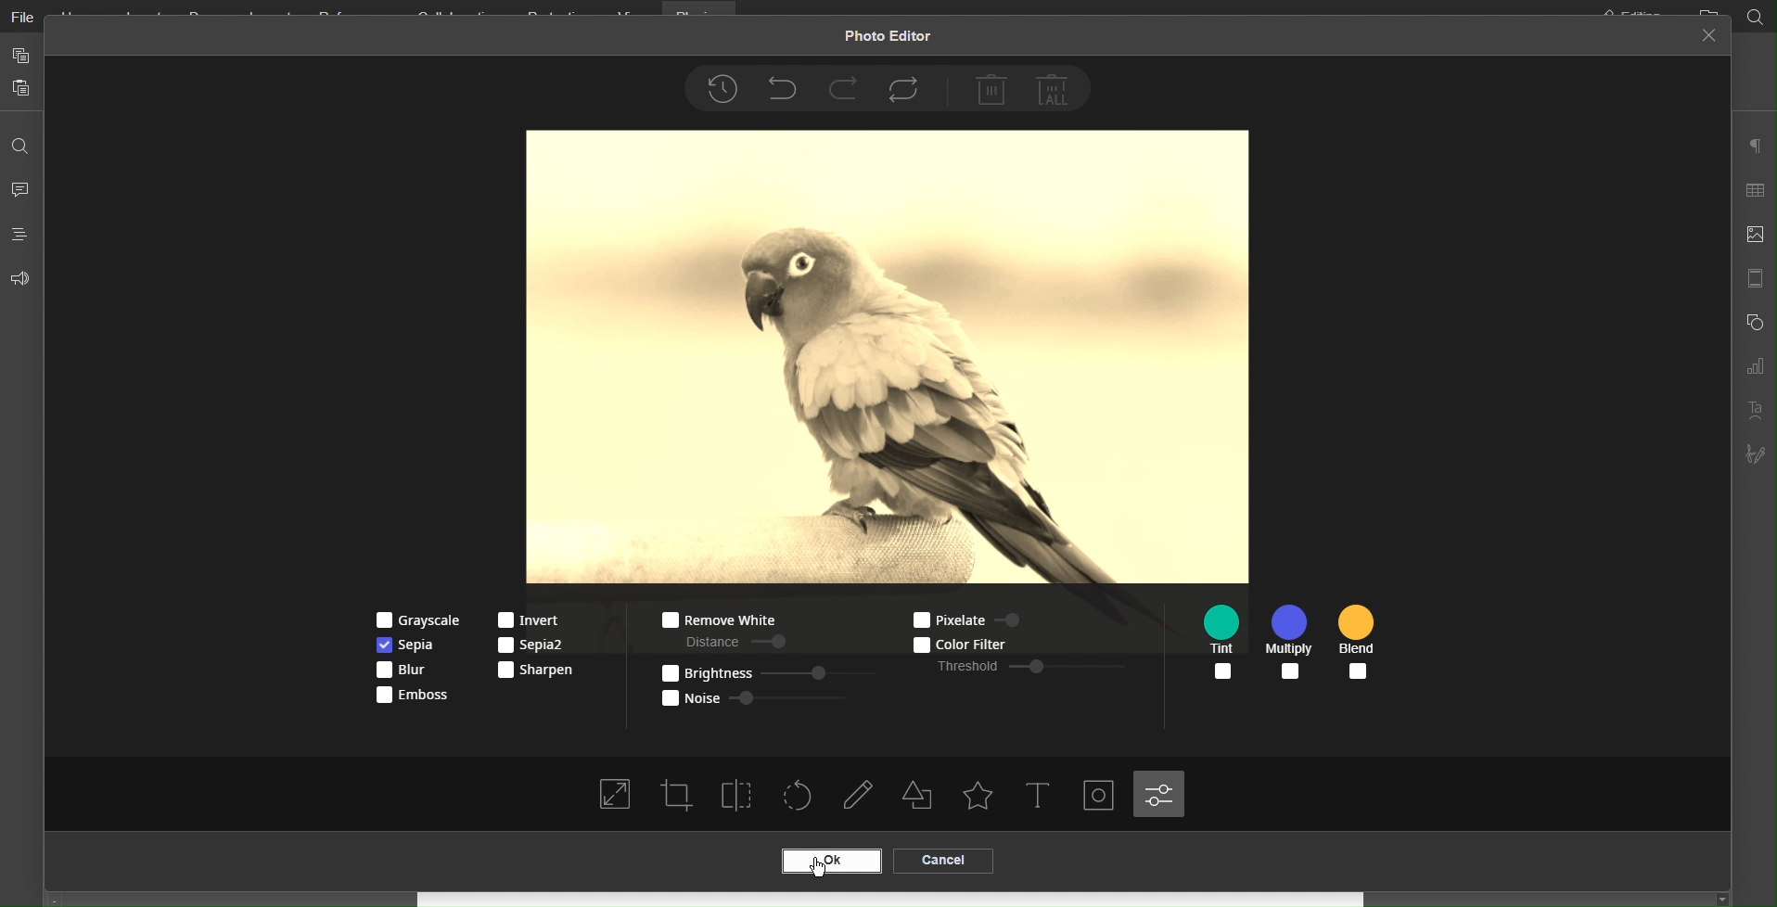 This screenshot has height=907, width=1777. Describe the element at coordinates (1753, 323) in the screenshot. I see `Shape Settings` at that location.